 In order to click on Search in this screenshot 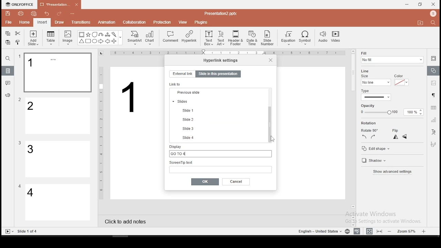, I will do `click(435, 23)`.